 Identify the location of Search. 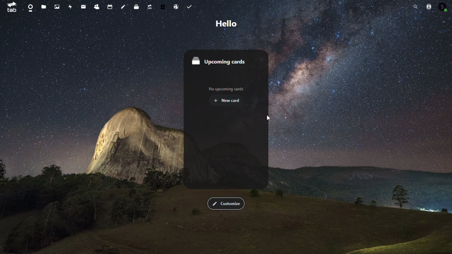
(416, 7).